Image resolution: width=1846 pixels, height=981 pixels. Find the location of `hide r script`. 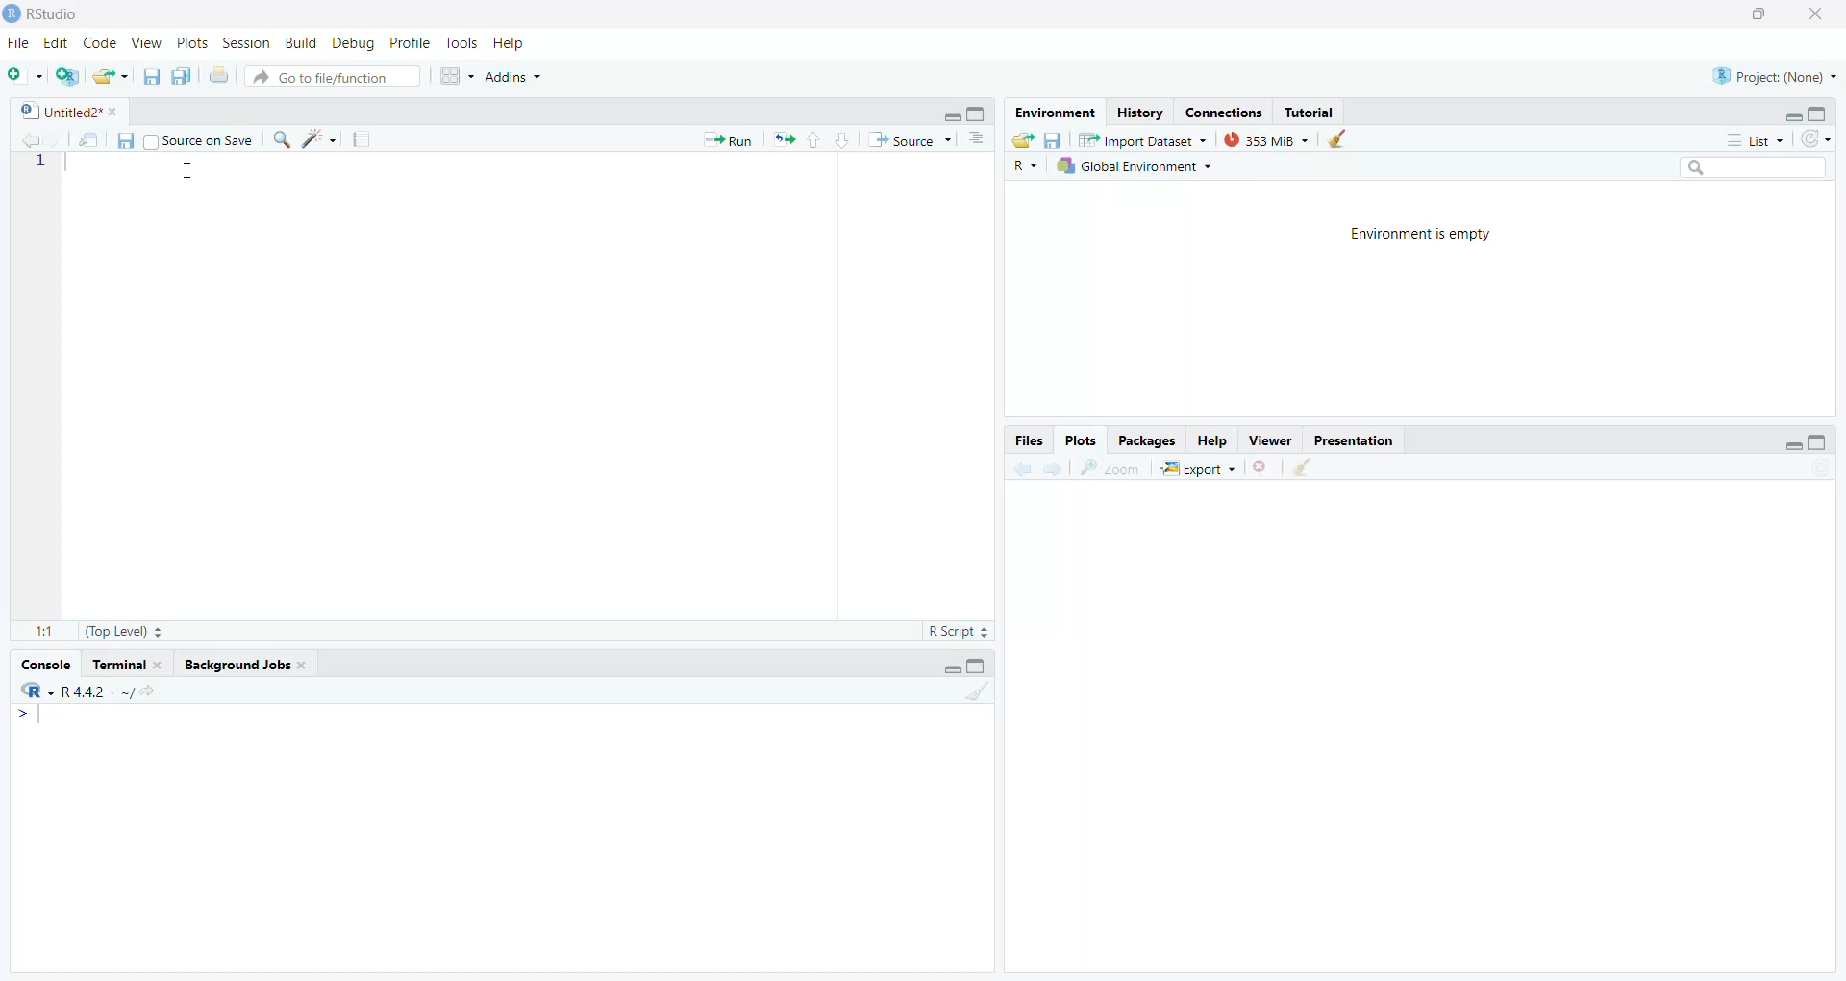

hide r script is located at coordinates (944, 669).